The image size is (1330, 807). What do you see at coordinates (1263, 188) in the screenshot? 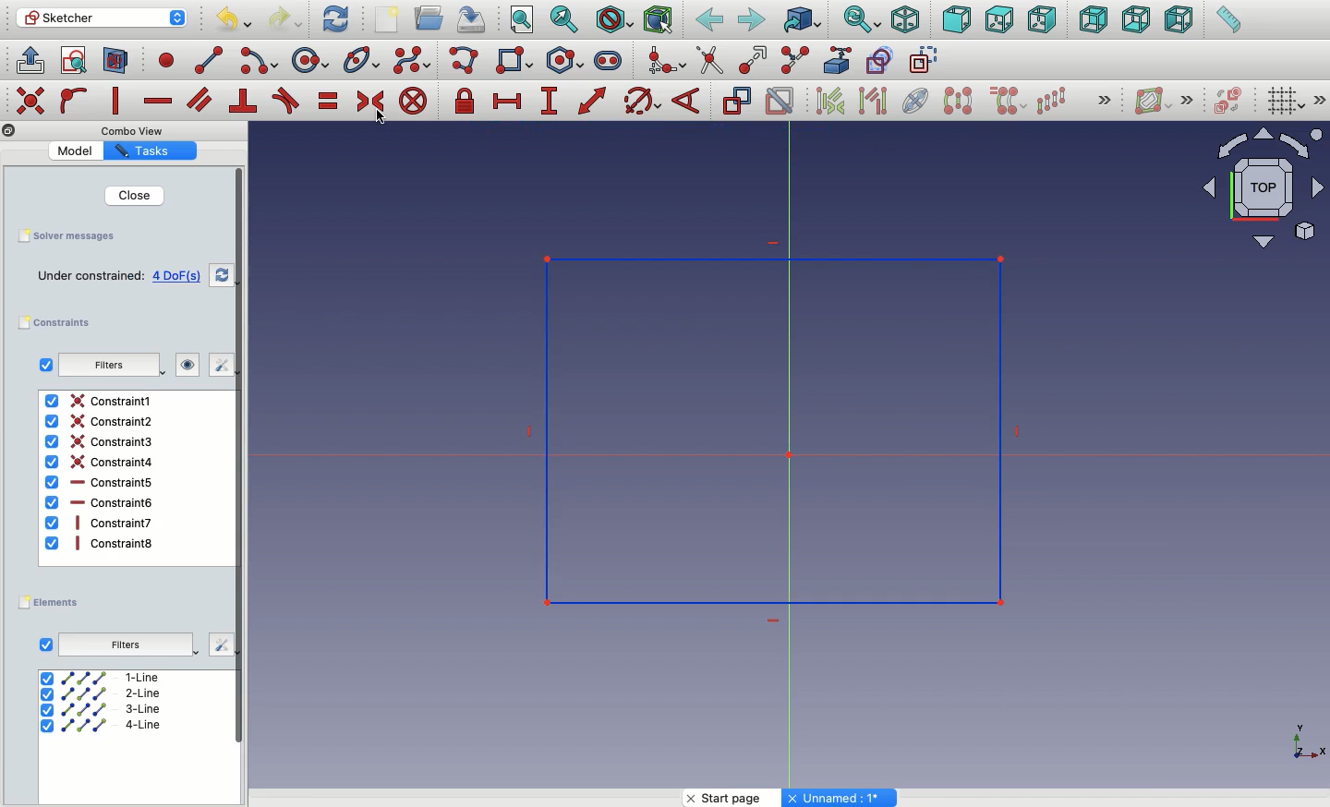
I see `Navigator` at bounding box center [1263, 188].